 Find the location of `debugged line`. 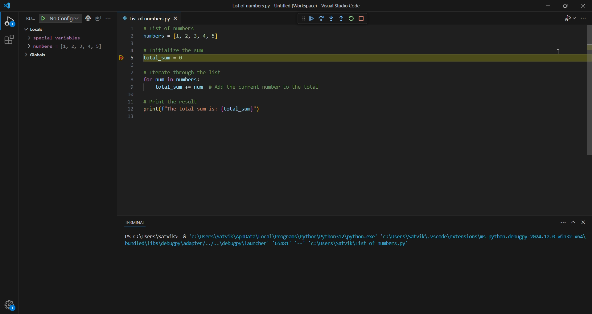

debugged line is located at coordinates (357, 58).